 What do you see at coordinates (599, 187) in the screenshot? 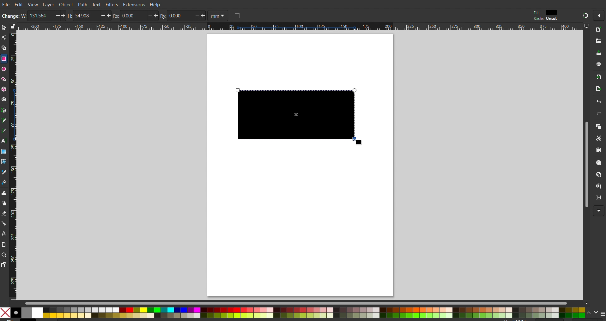
I see `Zoom Page` at bounding box center [599, 187].